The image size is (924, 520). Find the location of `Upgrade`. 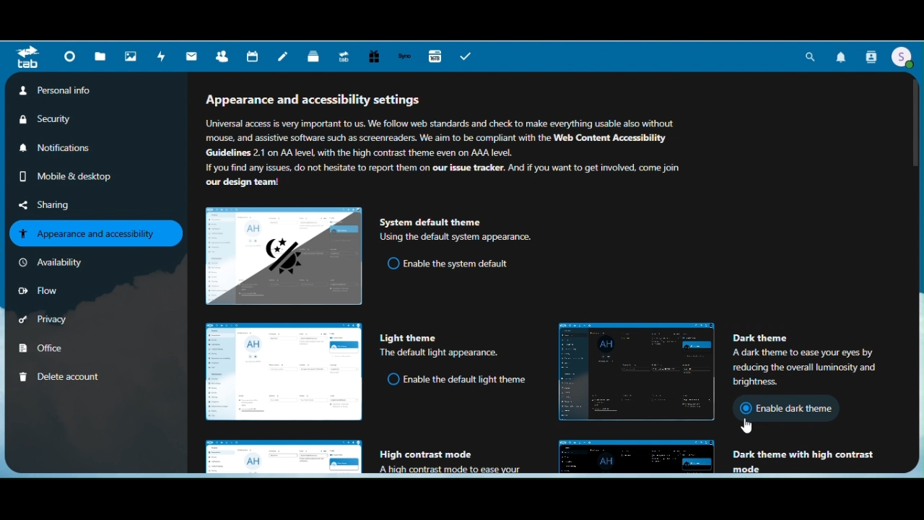

Upgrade is located at coordinates (346, 57).